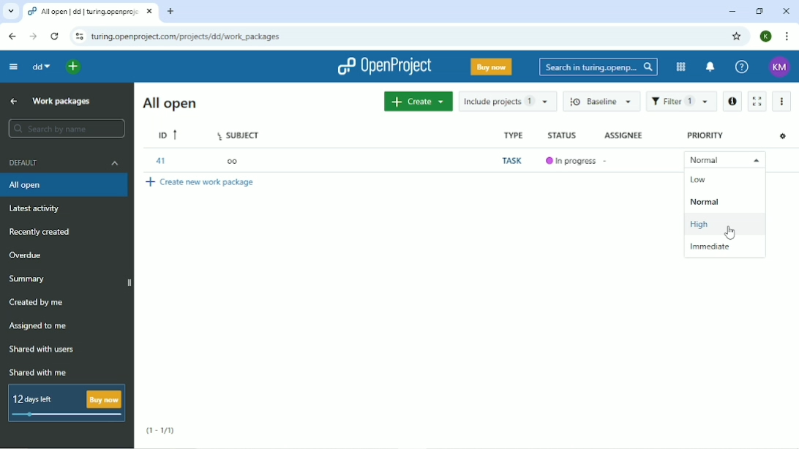 The height and width of the screenshot is (449, 799). What do you see at coordinates (187, 38) in the screenshot?
I see `Site address` at bounding box center [187, 38].